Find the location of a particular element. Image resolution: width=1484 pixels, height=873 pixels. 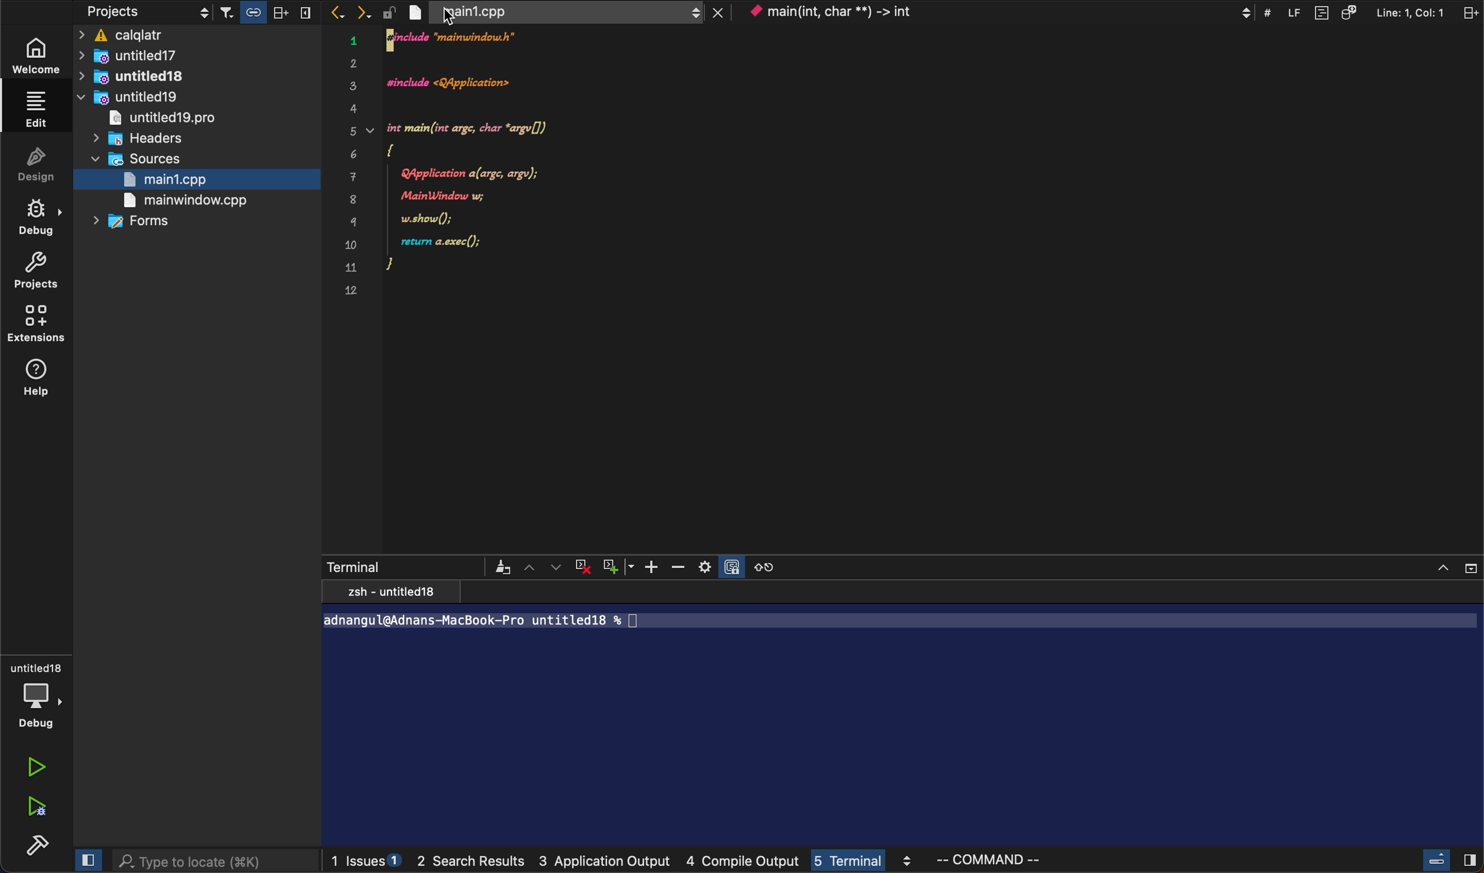

help is located at coordinates (43, 377).